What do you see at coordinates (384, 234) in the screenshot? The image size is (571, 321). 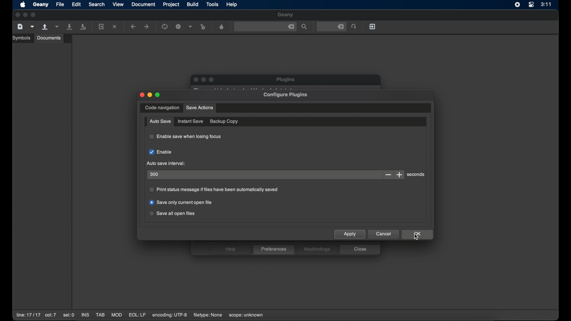 I see `cancel` at bounding box center [384, 234].